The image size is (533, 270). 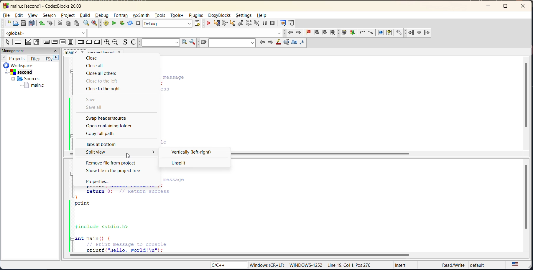 What do you see at coordinates (31, 23) in the screenshot?
I see `save everything` at bounding box center [31, 23].